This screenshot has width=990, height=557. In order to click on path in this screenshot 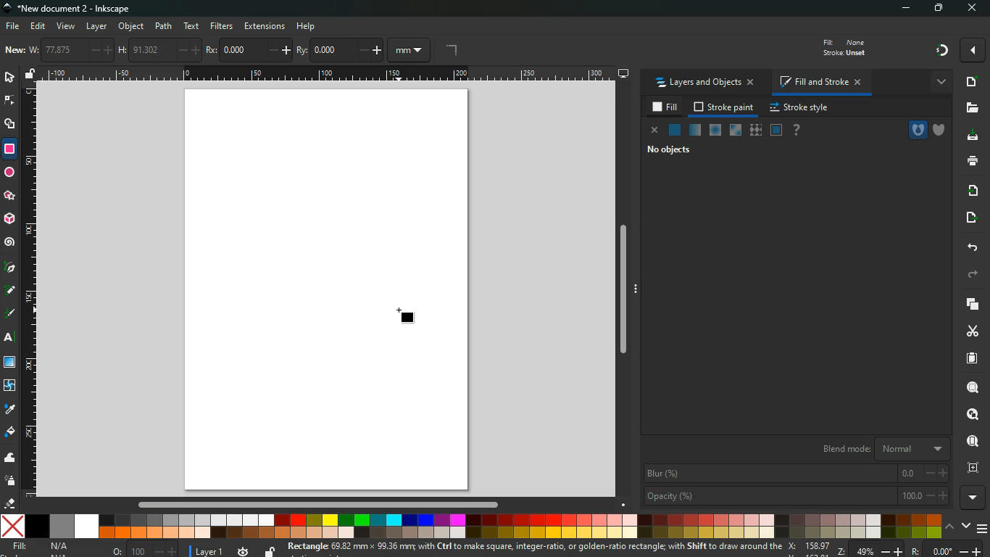, I will do `click(165, 25)`.